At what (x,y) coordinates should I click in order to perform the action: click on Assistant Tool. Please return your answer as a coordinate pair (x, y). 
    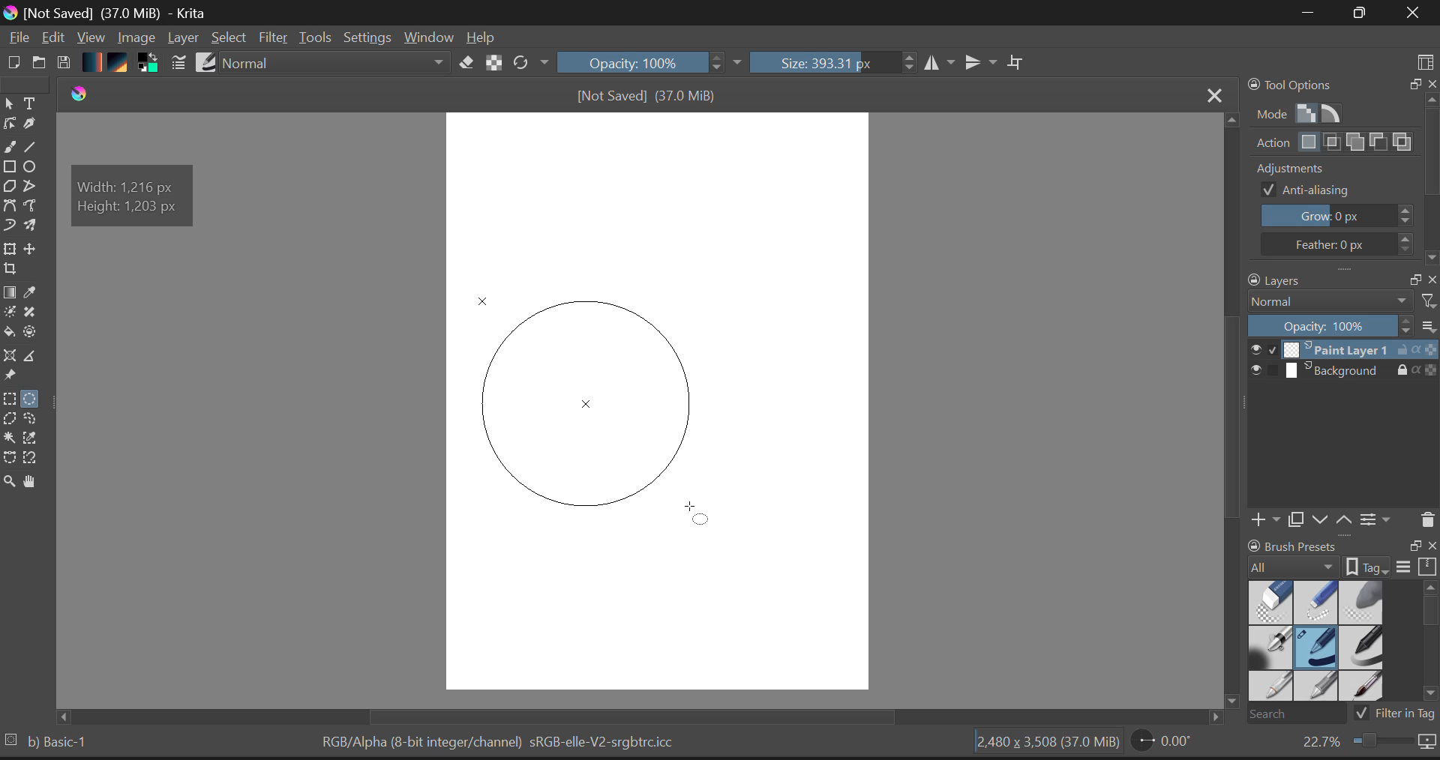
    Looking at the image, I should click on (12, 354).